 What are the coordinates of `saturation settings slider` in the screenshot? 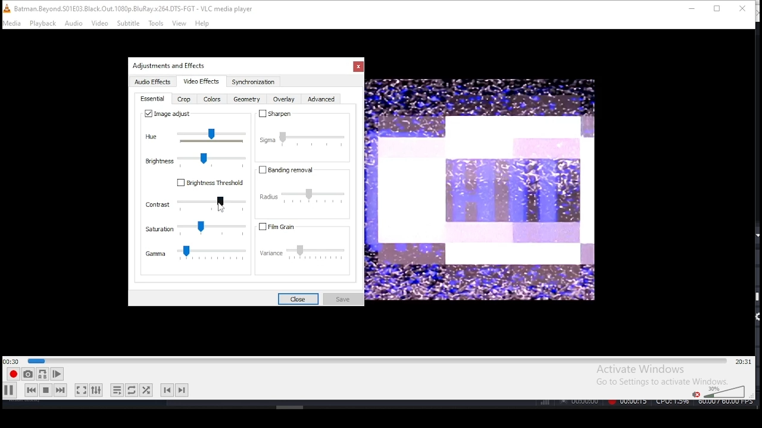 It's located at (195, 229).